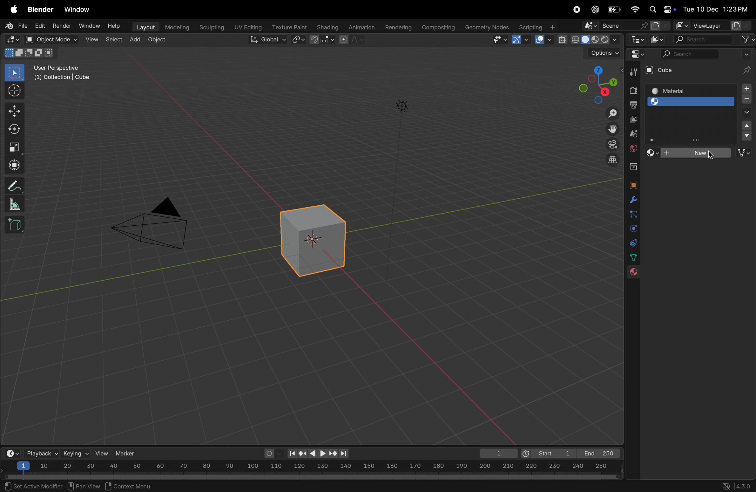  Describe the element at coordinates (299, 40) in the screenshot. I see `snap` at that location.